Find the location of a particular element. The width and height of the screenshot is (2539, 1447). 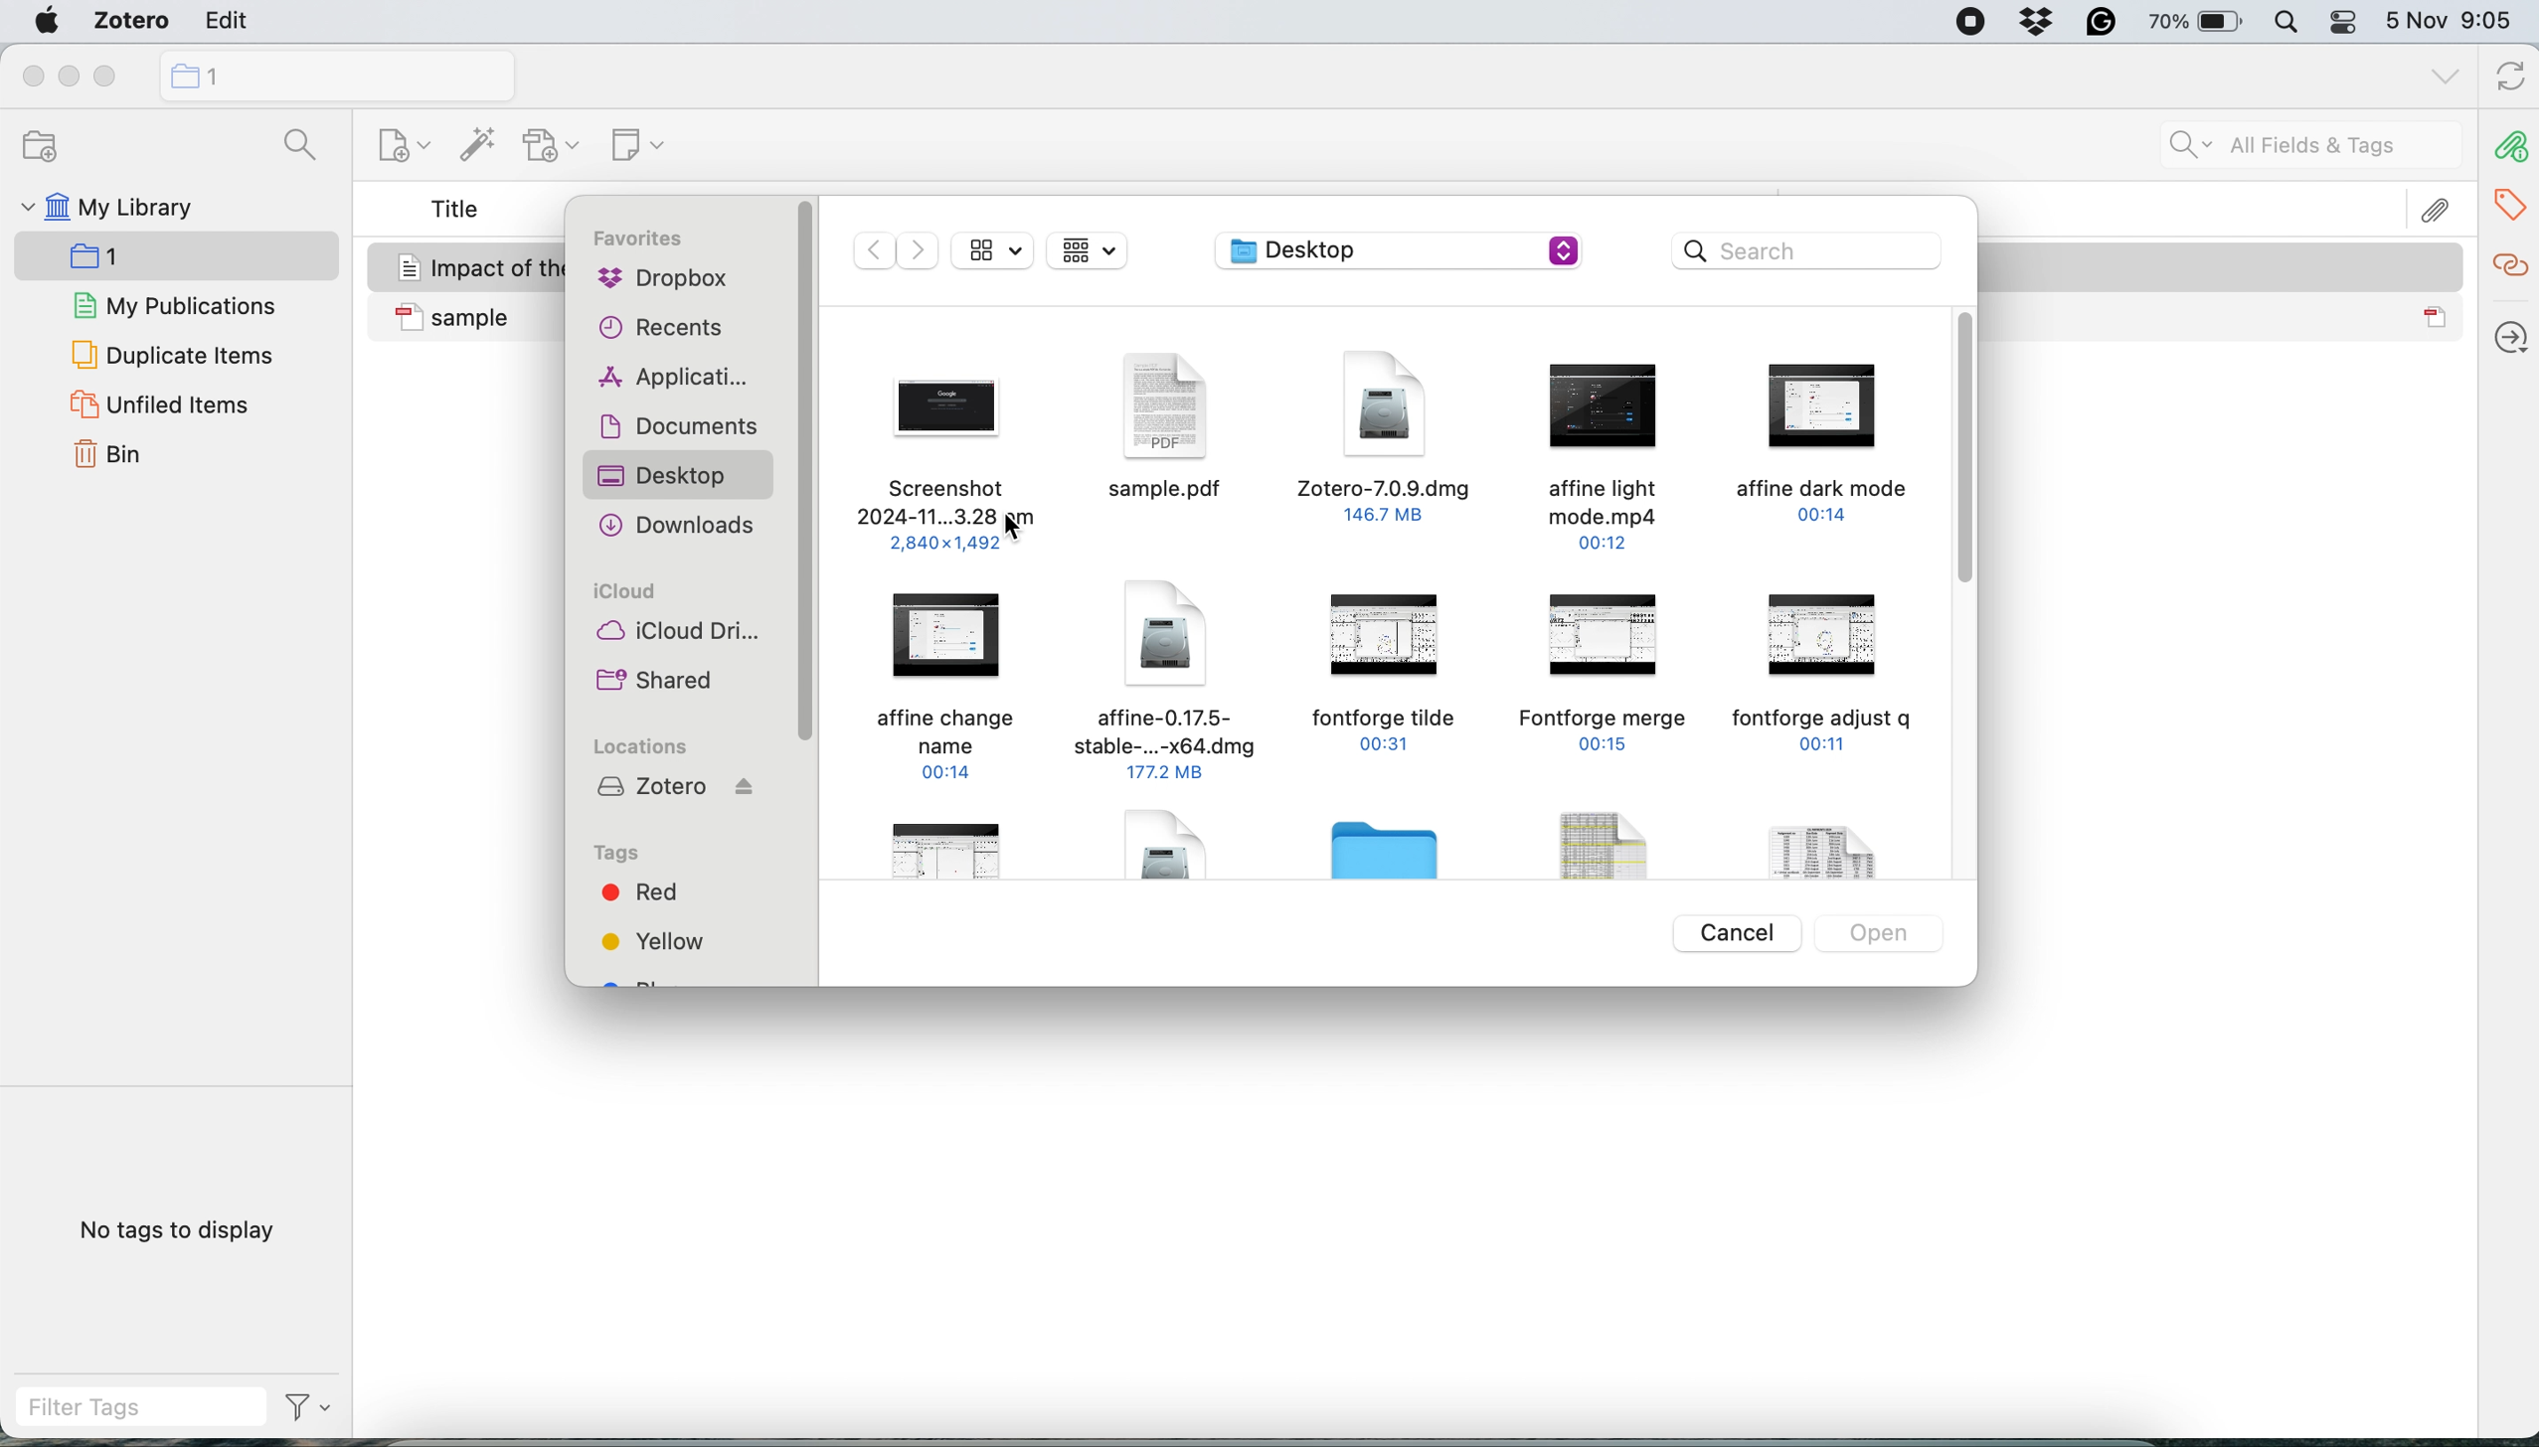

no tags to display is located at coordinates (182, 1229).